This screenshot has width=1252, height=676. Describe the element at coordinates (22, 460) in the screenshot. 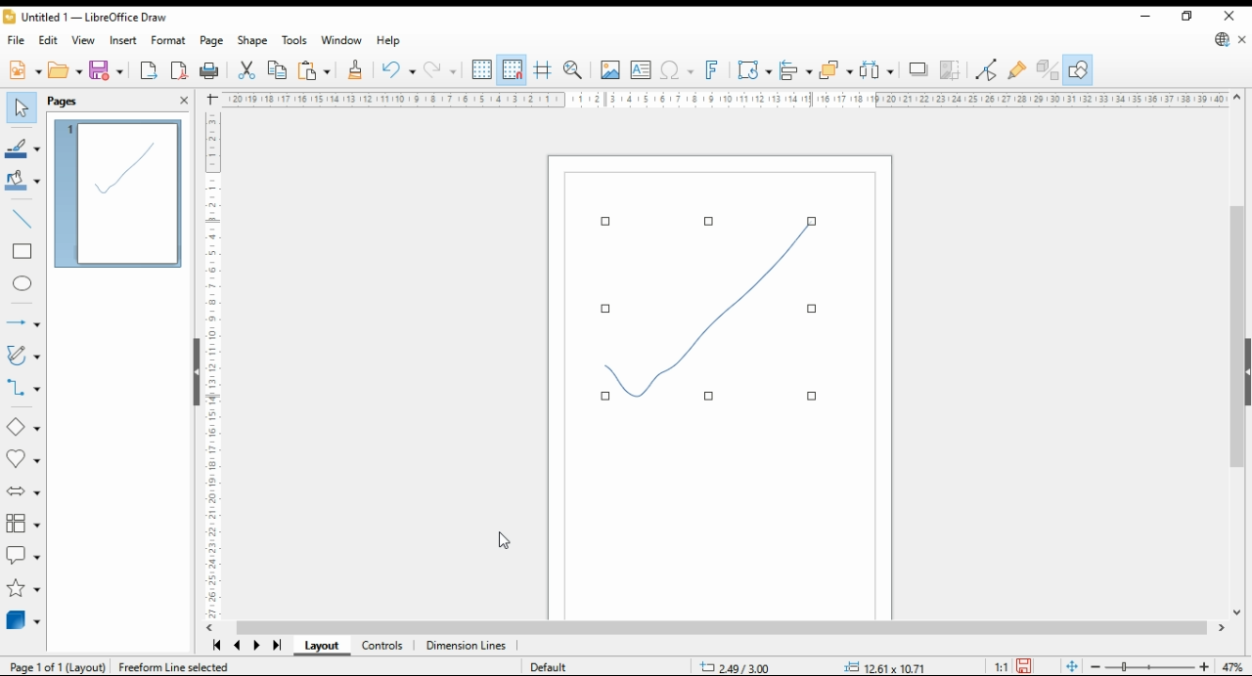

I see `symbol shapes` at that location.